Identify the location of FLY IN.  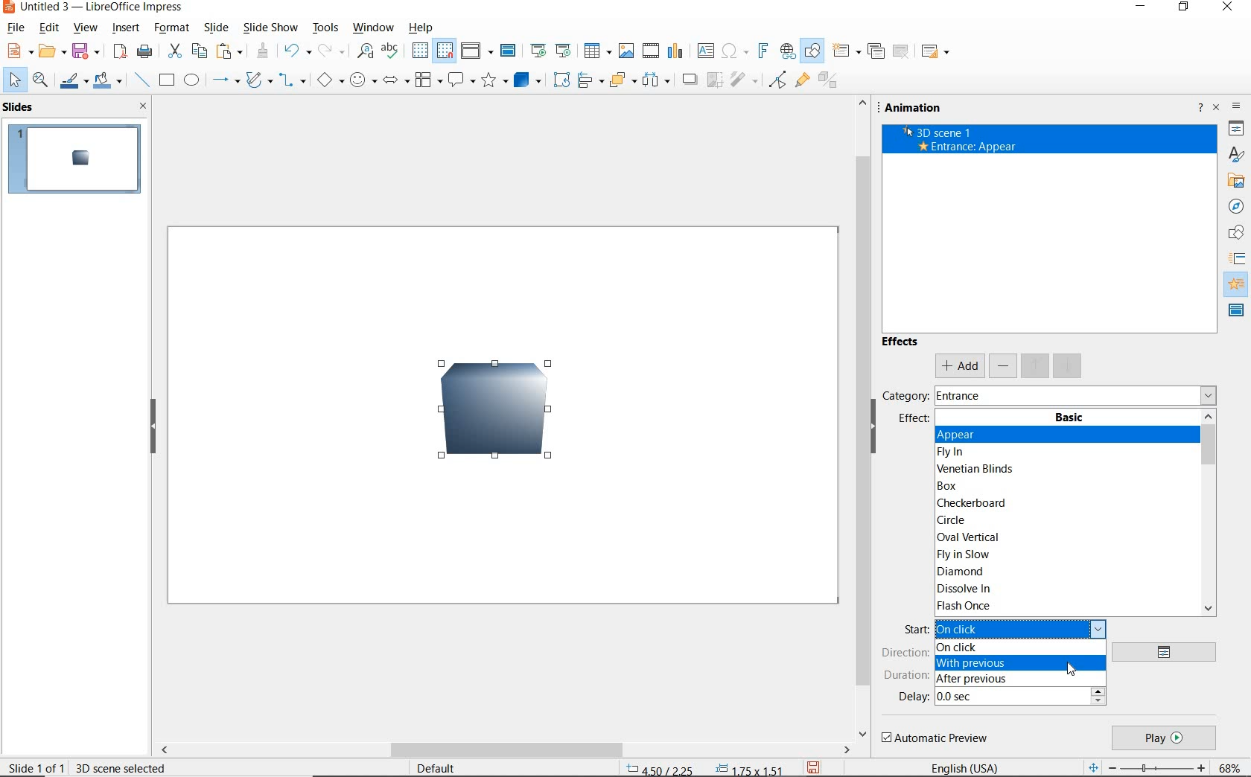
(954, 453).